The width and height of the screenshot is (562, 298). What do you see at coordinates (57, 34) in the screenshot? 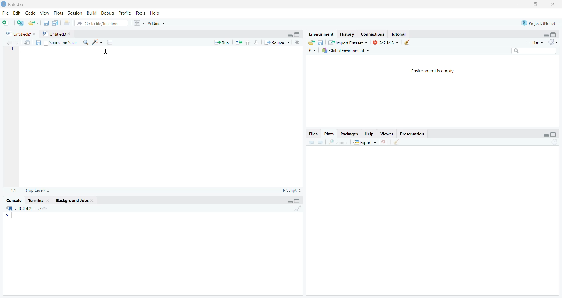
I see `Untitled3` at bounding box center [57, 34].